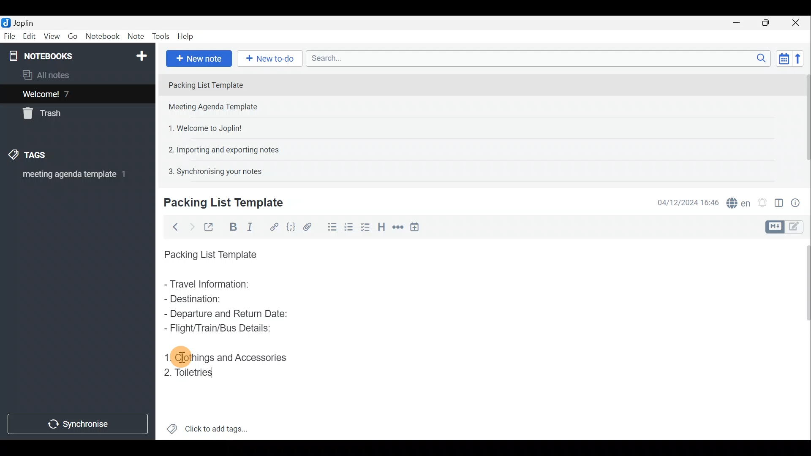 This screenshot has width=811, height=456. Describe the element at coordinates (135, 37) in the screenshot. I see `Note` at that location.